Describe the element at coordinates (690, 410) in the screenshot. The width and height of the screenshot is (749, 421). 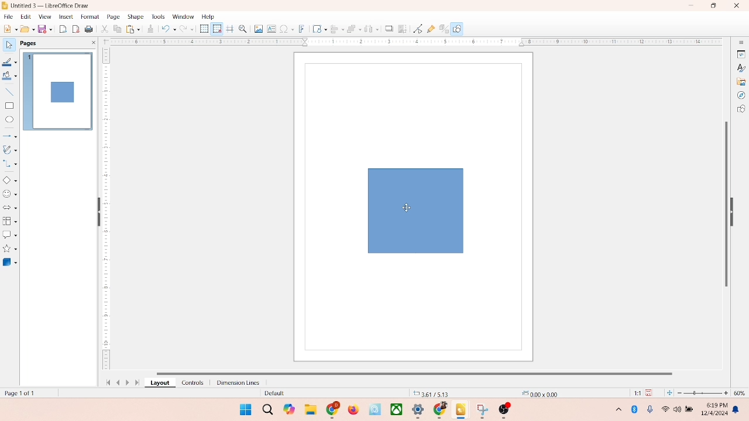
I see `battery` at that location.